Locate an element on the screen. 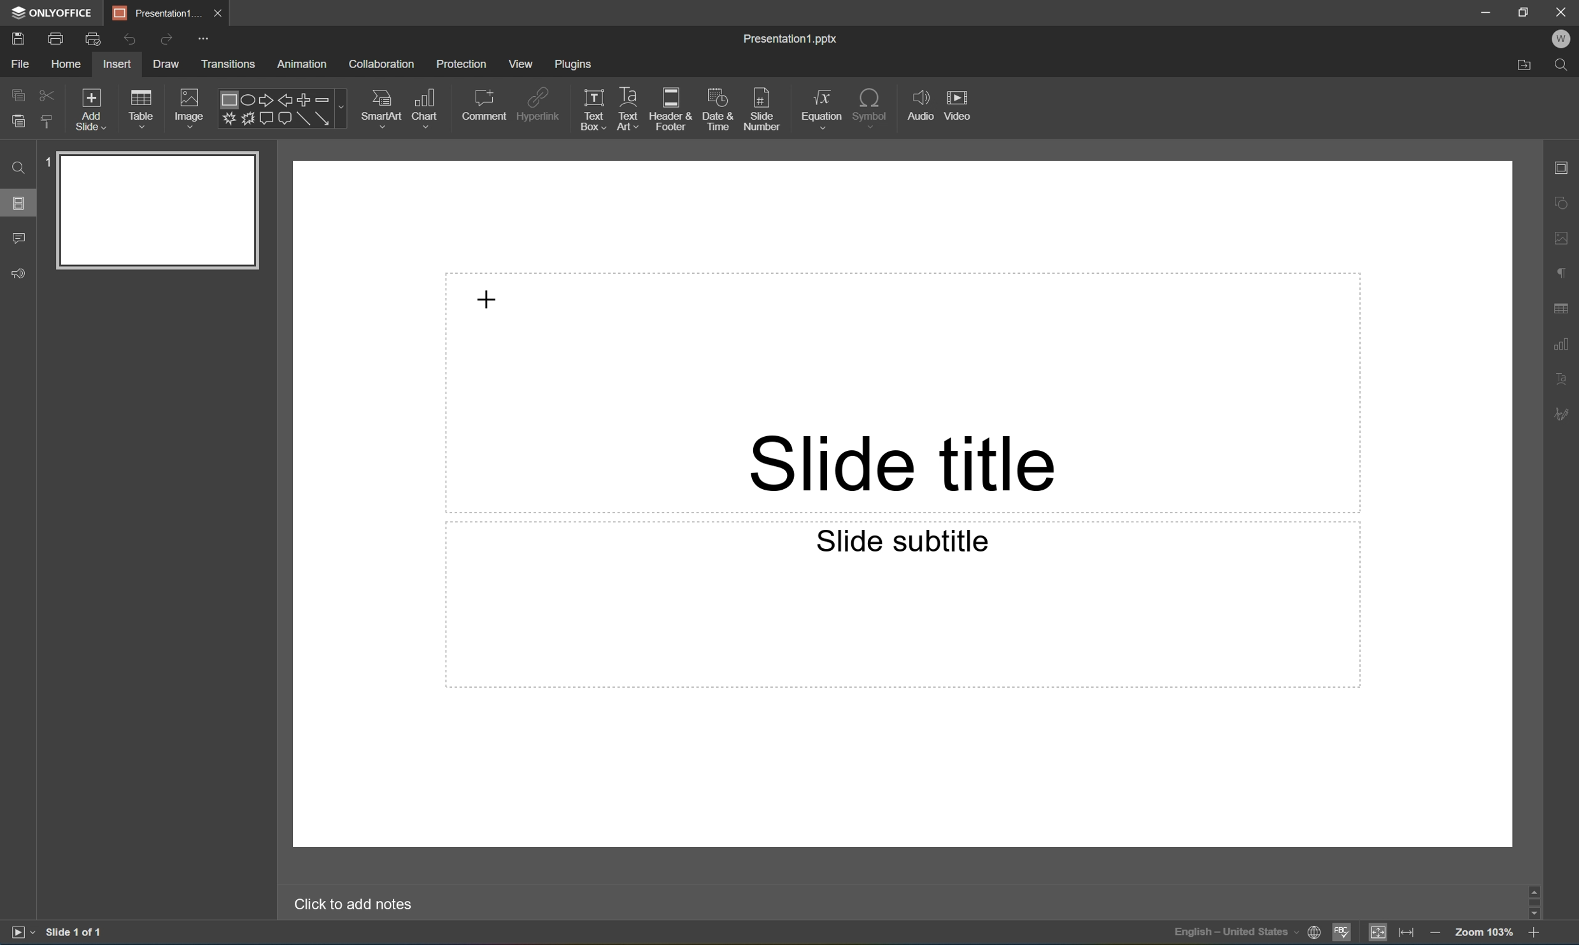 This screenshot has width=1579, height=945. Slide settings is located at coordinates (1566, 167).